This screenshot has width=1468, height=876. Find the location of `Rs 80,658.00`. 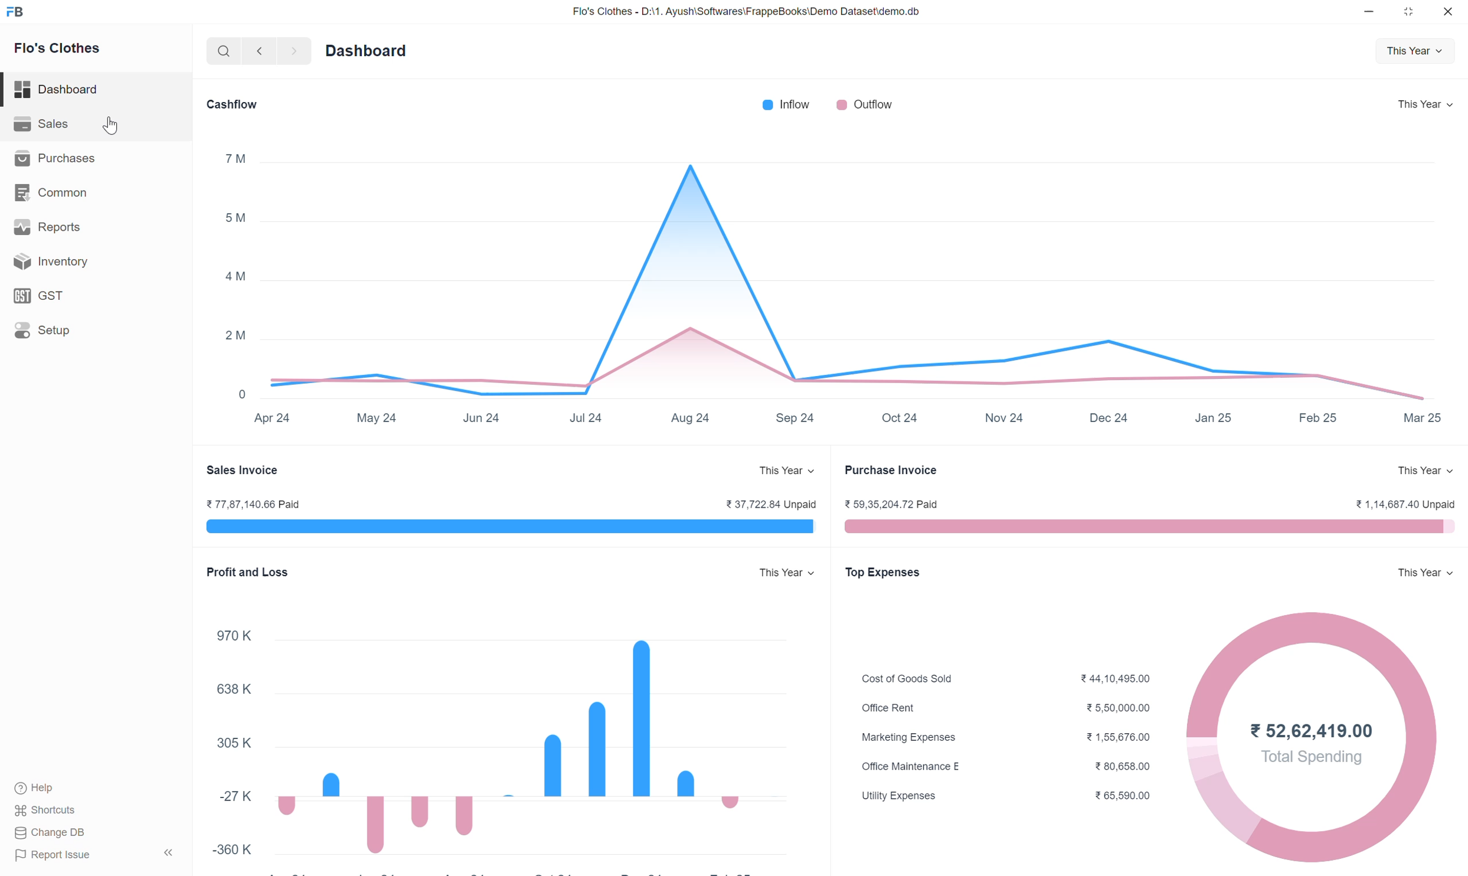

Rs 80,658.00 is located at coordinates (1129, 765).